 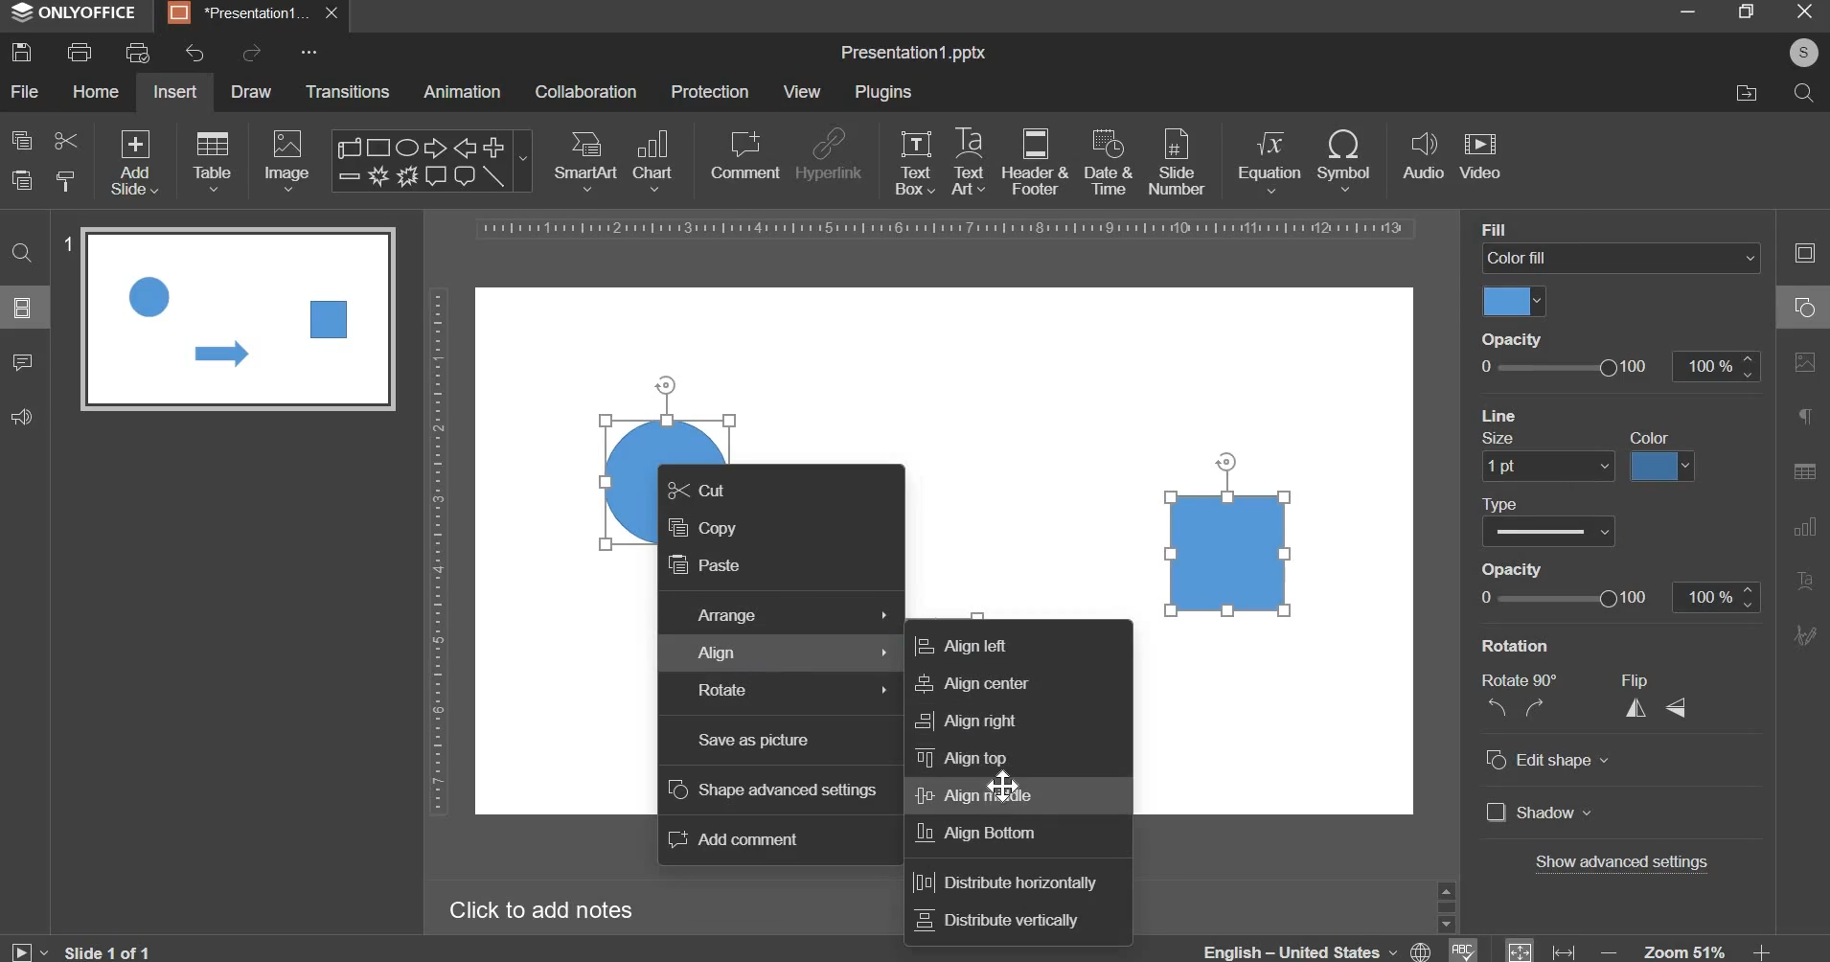 What do you see at coordinates (797, 655) in the screenshot?
I see `align` at bounding box center [797, 655].